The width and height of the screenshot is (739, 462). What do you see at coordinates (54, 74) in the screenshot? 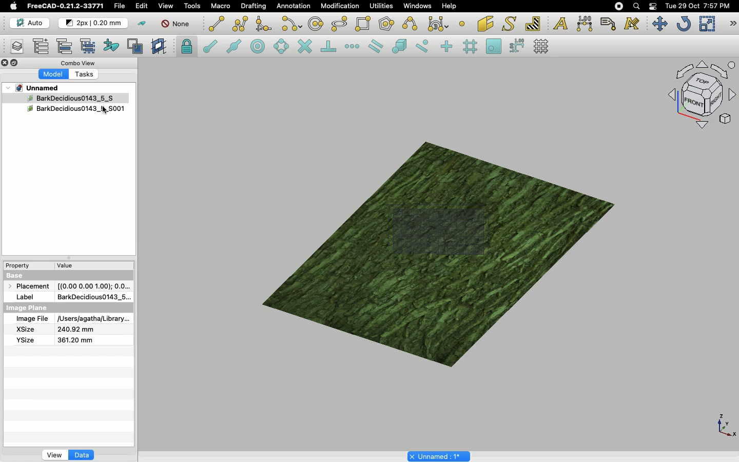
I see `Model` at bounding box center [54, 74].